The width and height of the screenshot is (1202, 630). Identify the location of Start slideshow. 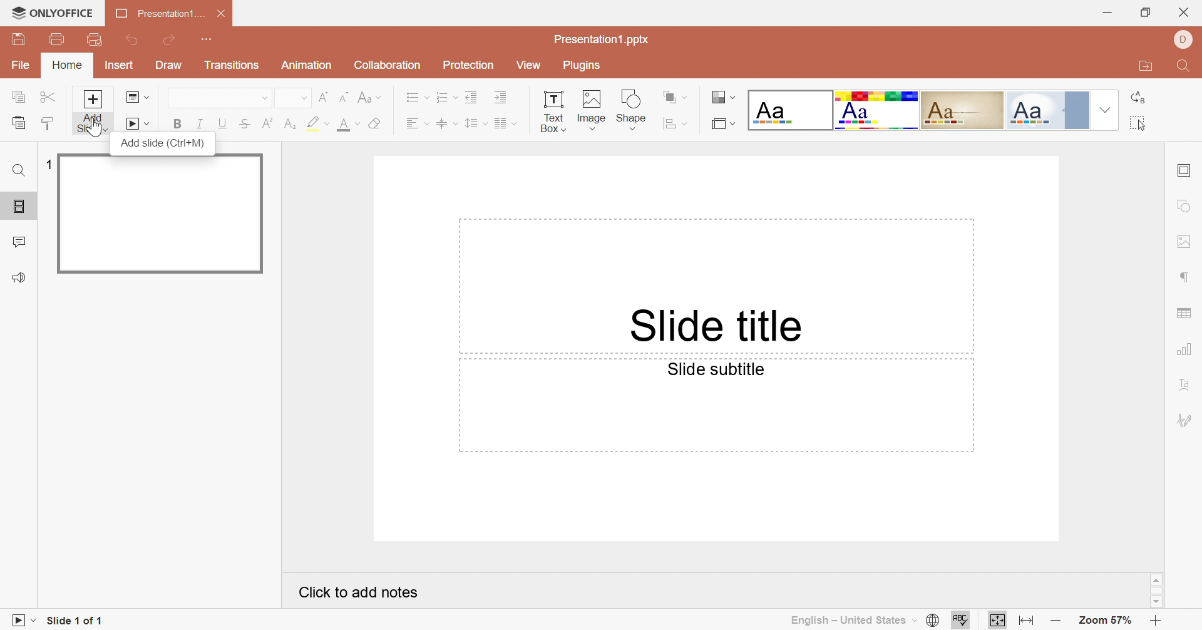
(136, 124).